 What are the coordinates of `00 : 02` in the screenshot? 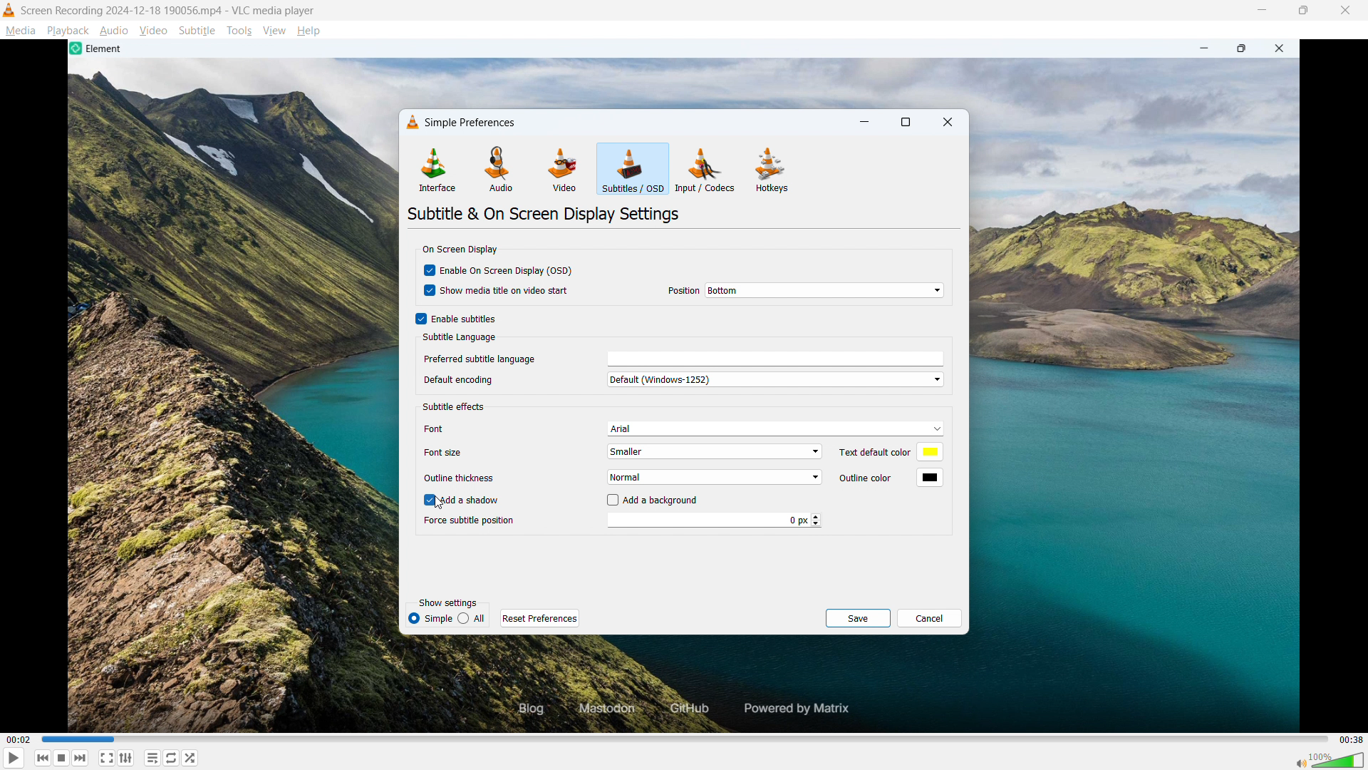 It's located at (20, 739).